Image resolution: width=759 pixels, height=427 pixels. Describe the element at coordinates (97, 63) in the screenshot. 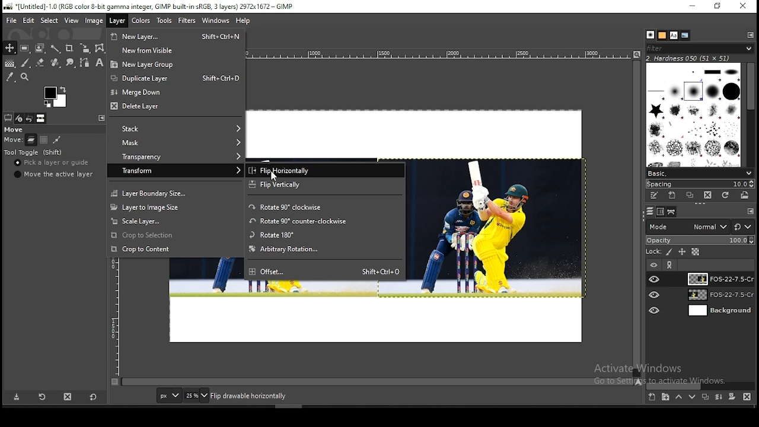

I see `text tool` at that location.